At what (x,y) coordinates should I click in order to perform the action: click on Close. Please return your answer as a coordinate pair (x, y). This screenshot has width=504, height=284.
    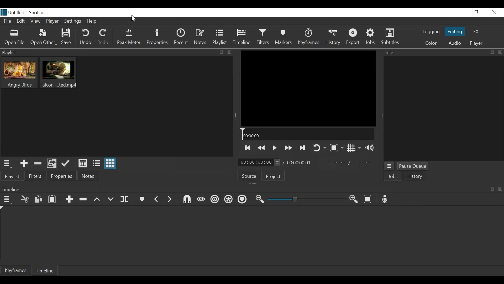
    Looking at the image, I should click on (493, 12).